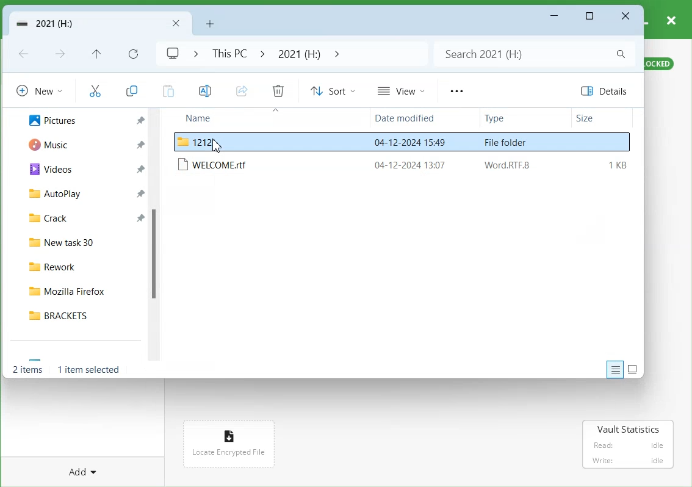  I want to click on Drop down box, so click(262, 53).